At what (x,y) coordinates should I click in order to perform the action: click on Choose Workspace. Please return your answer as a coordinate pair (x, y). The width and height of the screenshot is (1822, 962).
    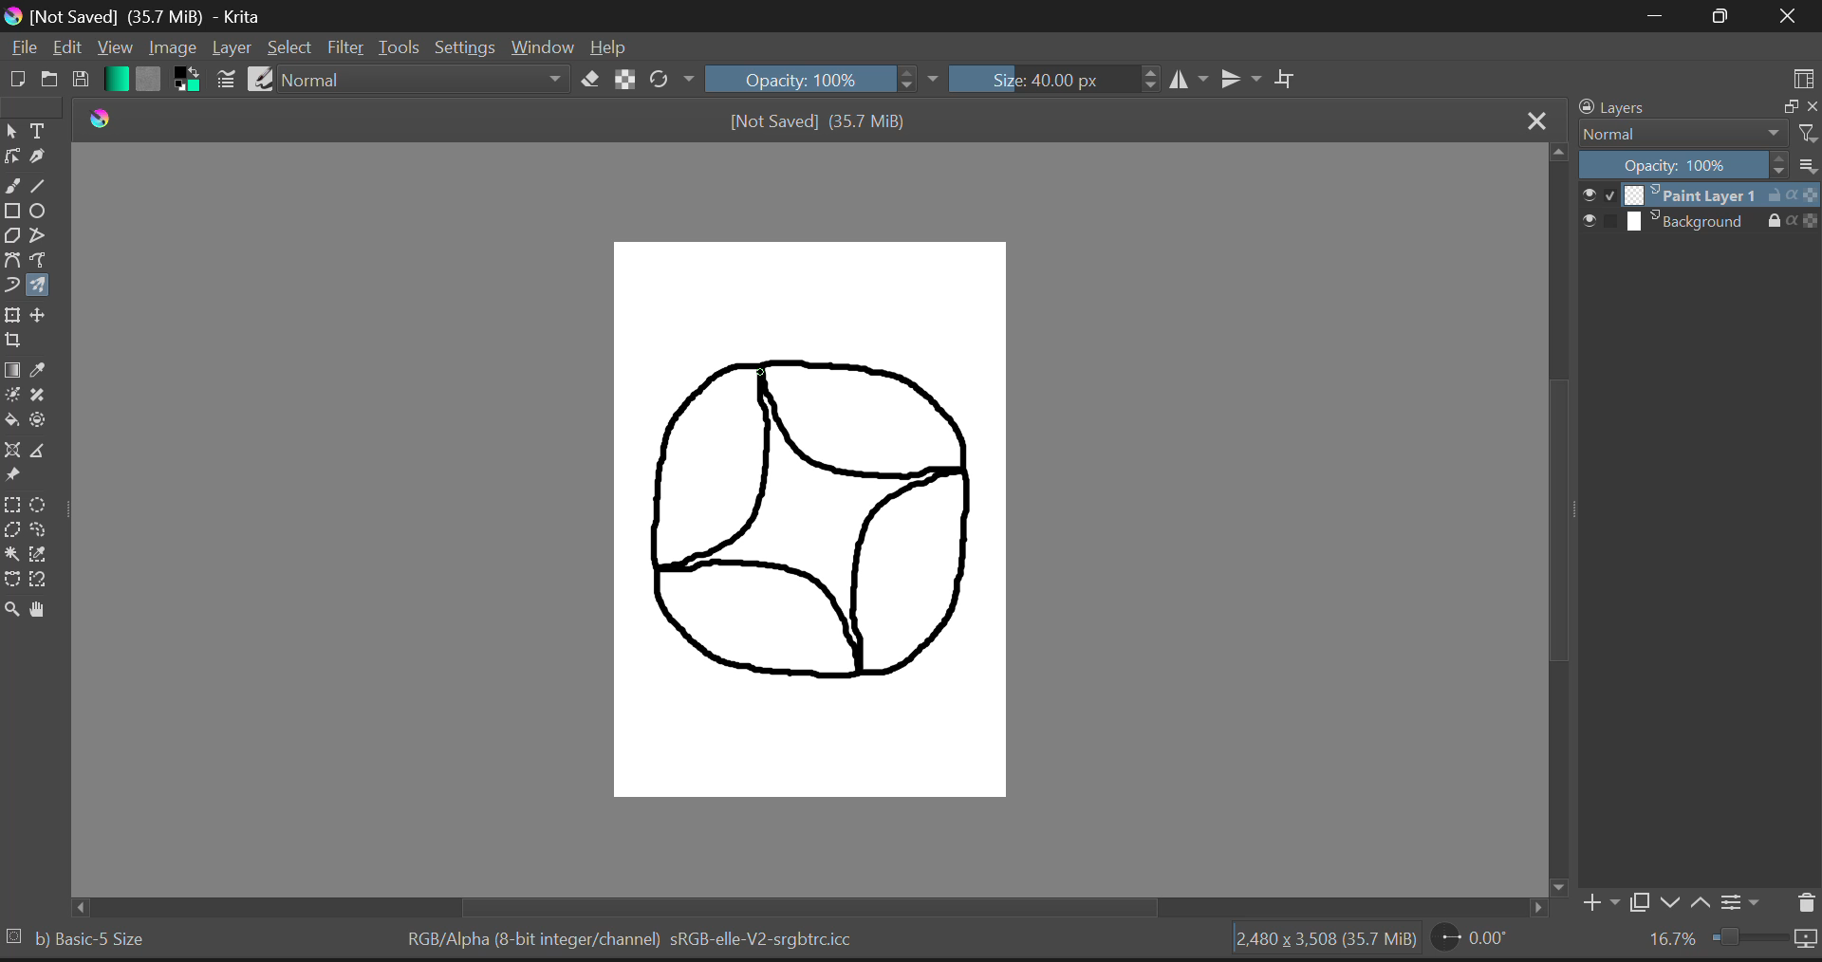
    Looking at the image, I should click on (1804, 81).